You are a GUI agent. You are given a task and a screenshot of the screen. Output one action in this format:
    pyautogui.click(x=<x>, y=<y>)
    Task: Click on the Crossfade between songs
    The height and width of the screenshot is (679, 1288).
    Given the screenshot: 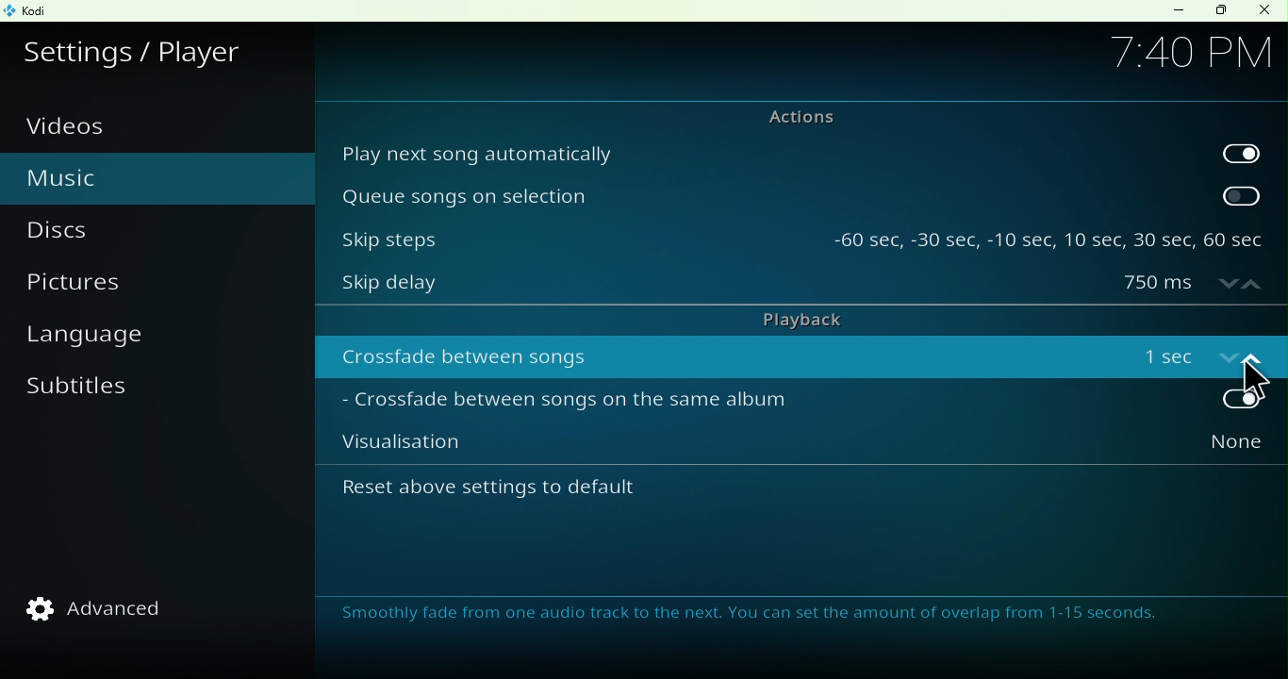 What is the action you would take?
    pyautogui.click(x=721, y=356)
    